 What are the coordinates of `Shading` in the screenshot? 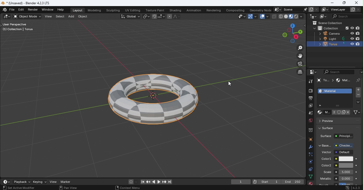 It's located at (302, 16).